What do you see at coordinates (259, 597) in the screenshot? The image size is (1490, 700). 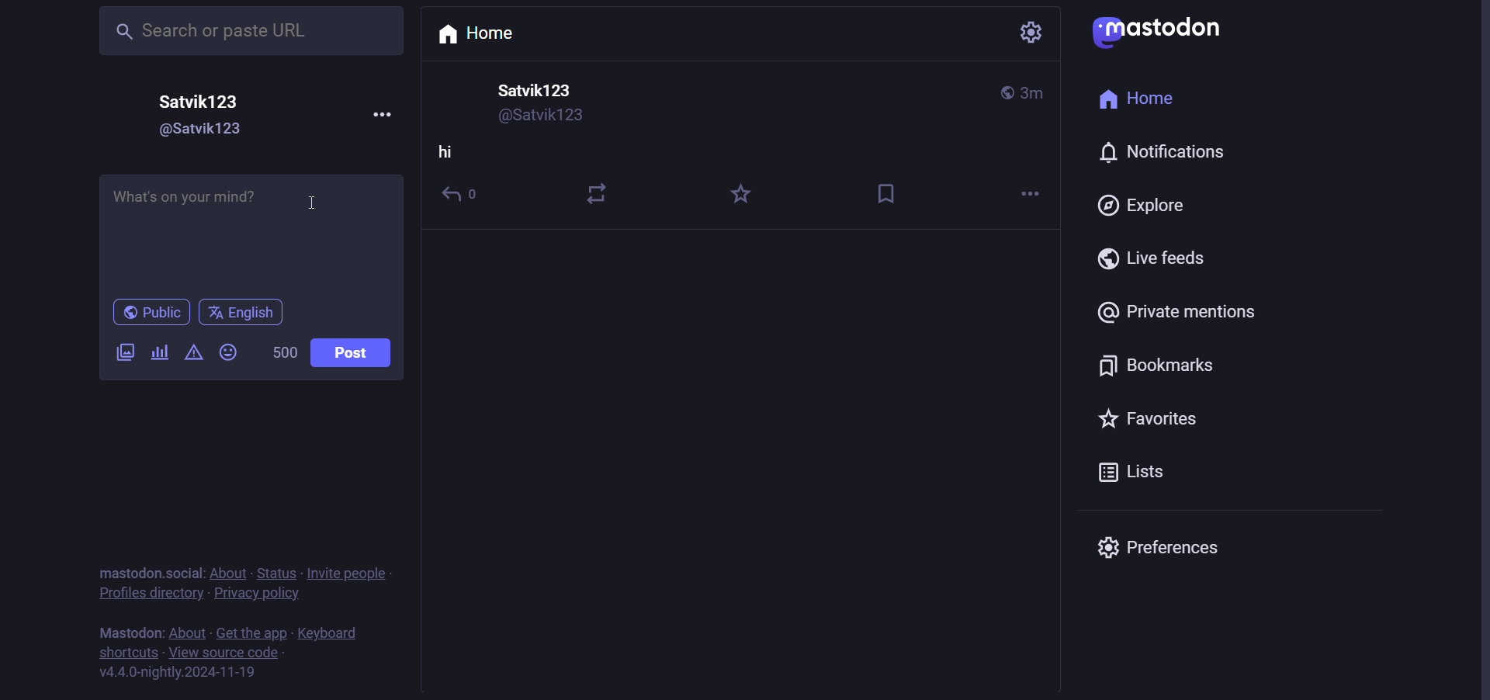 I see `policy` at bounding box center [259, 597].